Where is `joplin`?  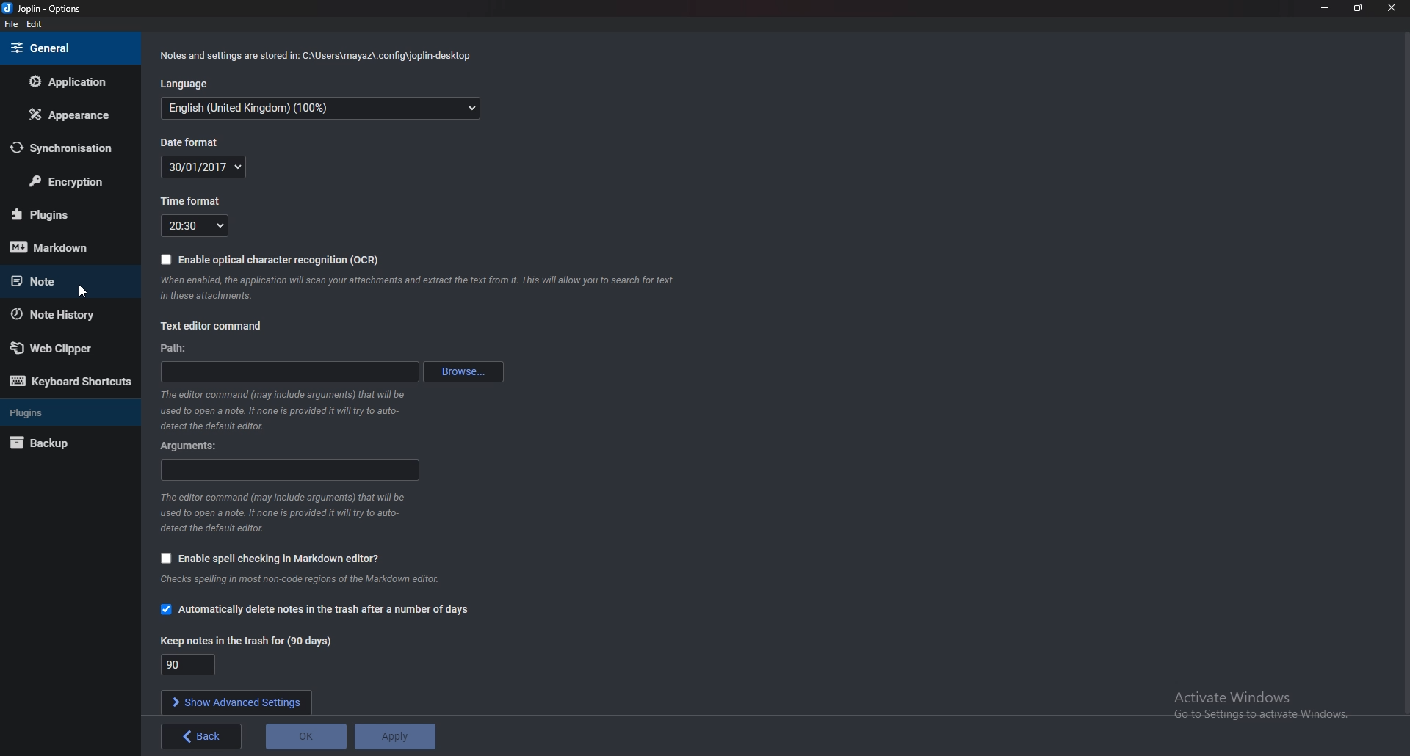 joplin is located at coordinates (45, 8).